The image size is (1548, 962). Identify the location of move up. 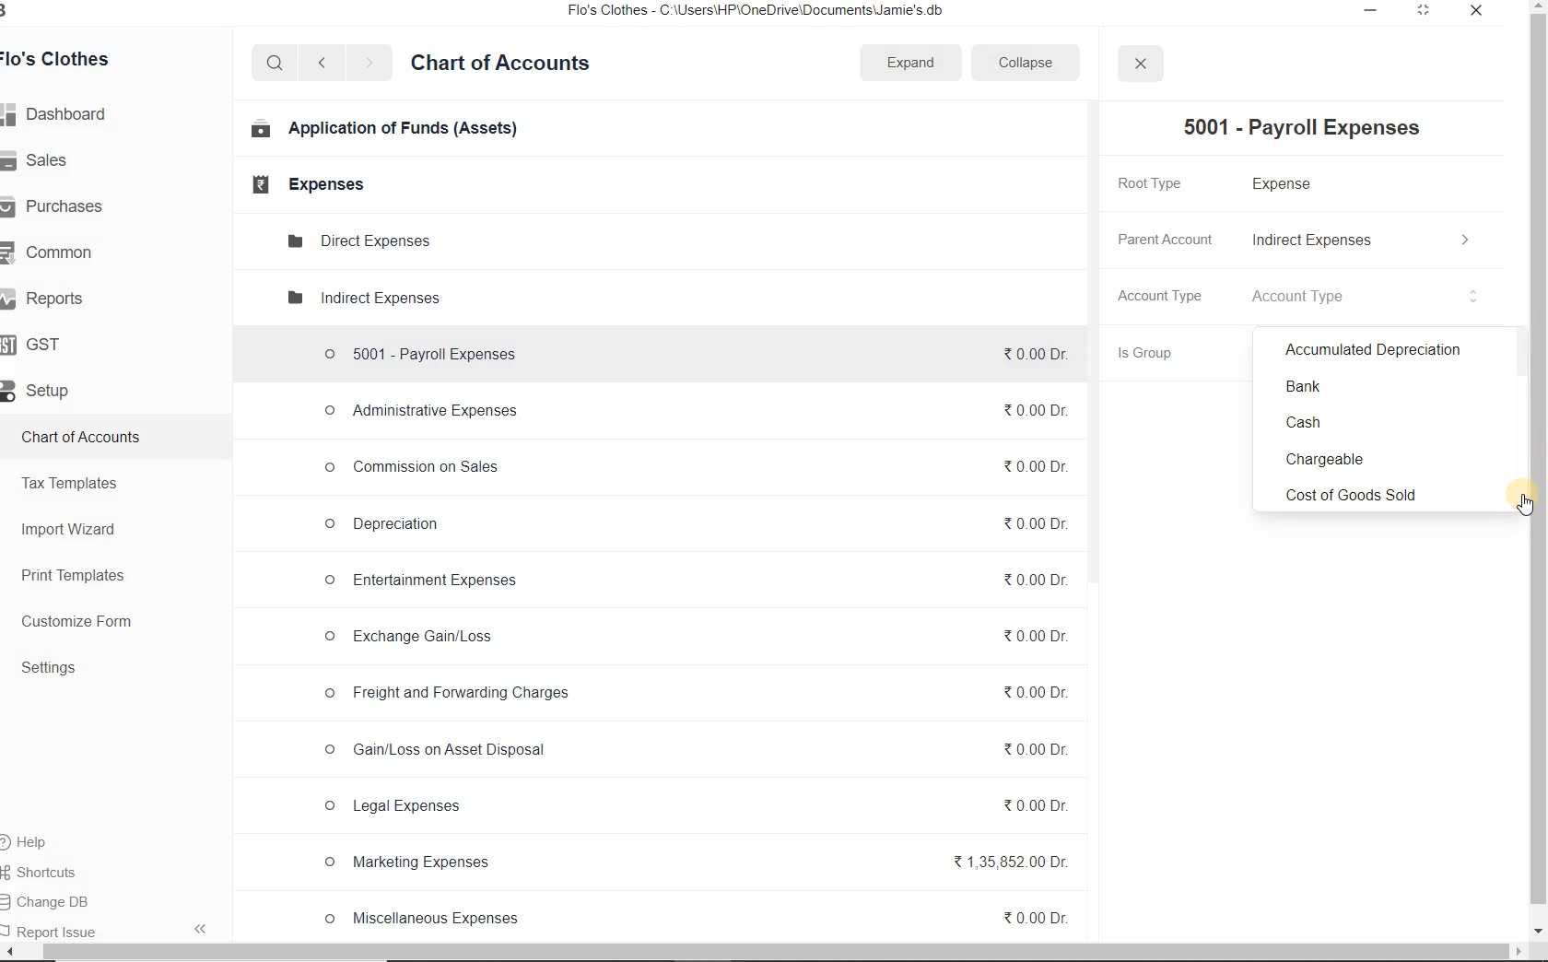
(1539, 6).